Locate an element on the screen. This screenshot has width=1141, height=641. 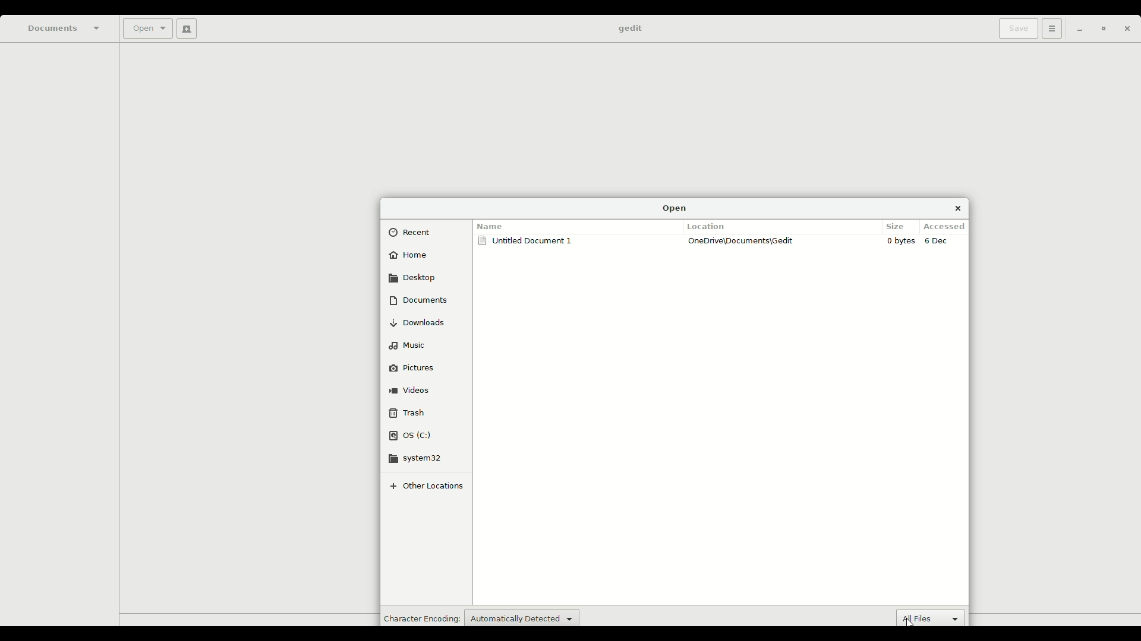
Options is located at coordinates (1050, 28).